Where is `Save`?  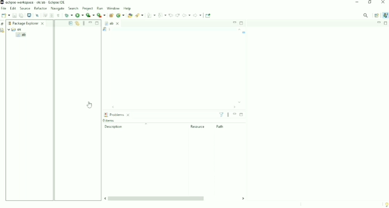
Save is located at coordinates (14, 15).